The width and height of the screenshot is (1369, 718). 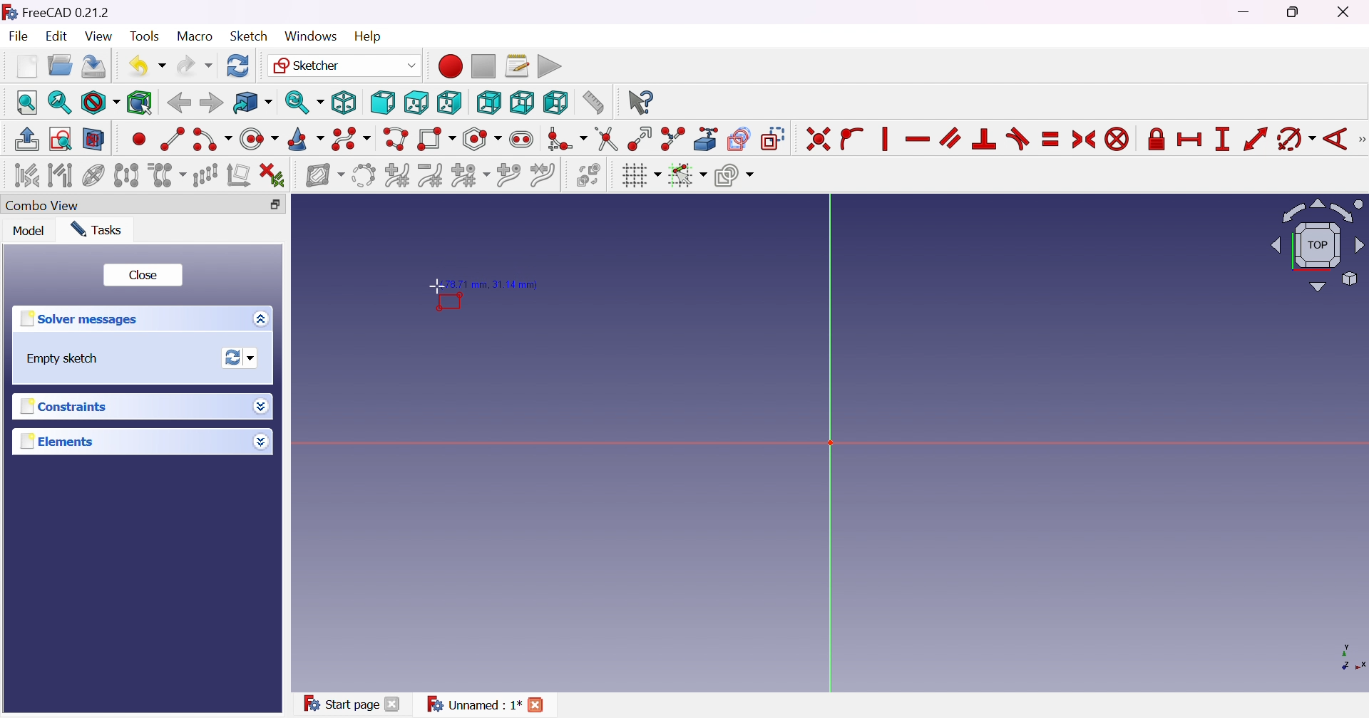 What do you see at coordinates (1334, 140) in the screenshot?
I see `Constrain angle` at bounding box center [1334, 140].